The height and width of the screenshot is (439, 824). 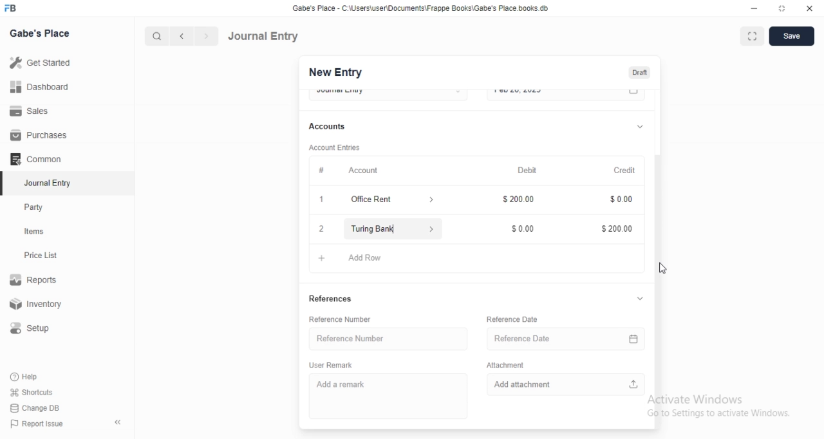 What do you see at coordinates (119, 423) in the screenshot?
I see `«` at bounding box center [119, 423].